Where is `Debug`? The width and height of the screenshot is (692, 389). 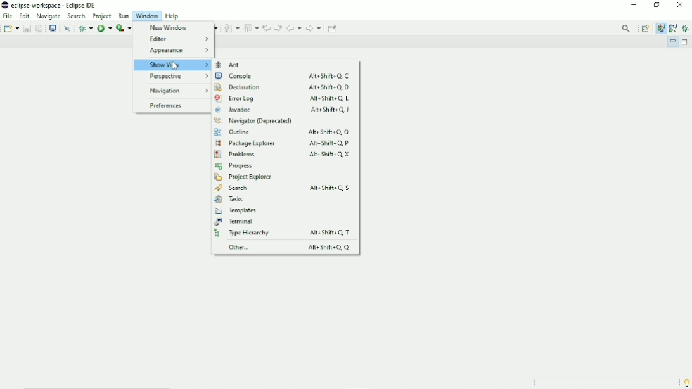 Debug is located at coordinates (85, 28).